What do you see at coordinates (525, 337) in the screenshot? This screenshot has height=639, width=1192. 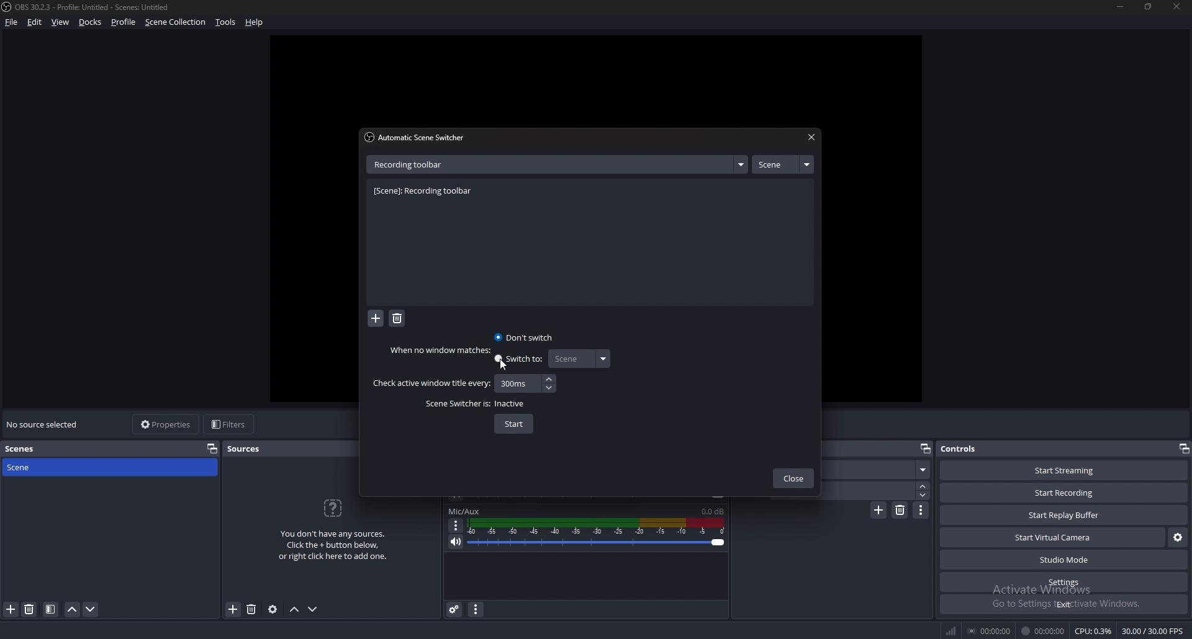 I see `dont switch` at bounding box center [525, 337].